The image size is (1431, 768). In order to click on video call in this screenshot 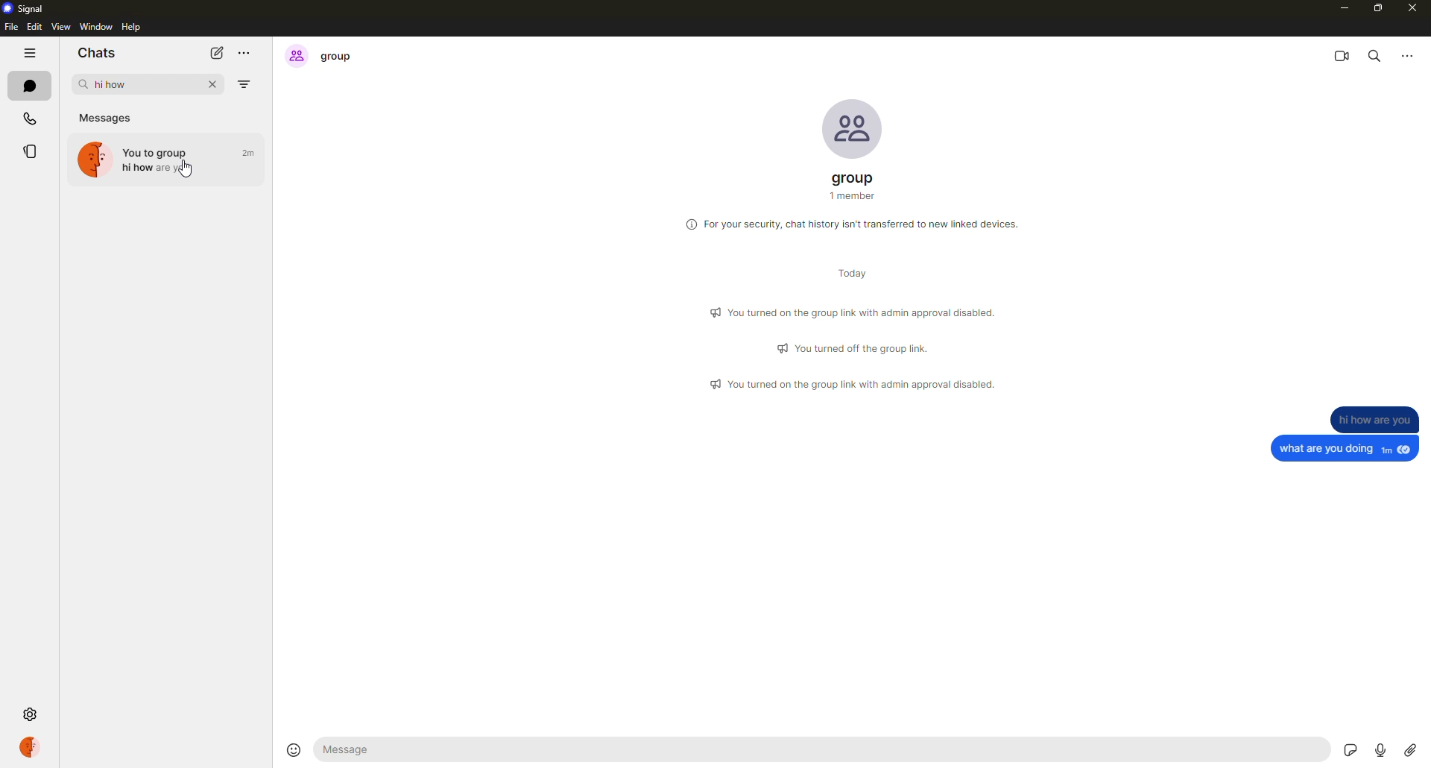, I will do `click(1342, 54)`.